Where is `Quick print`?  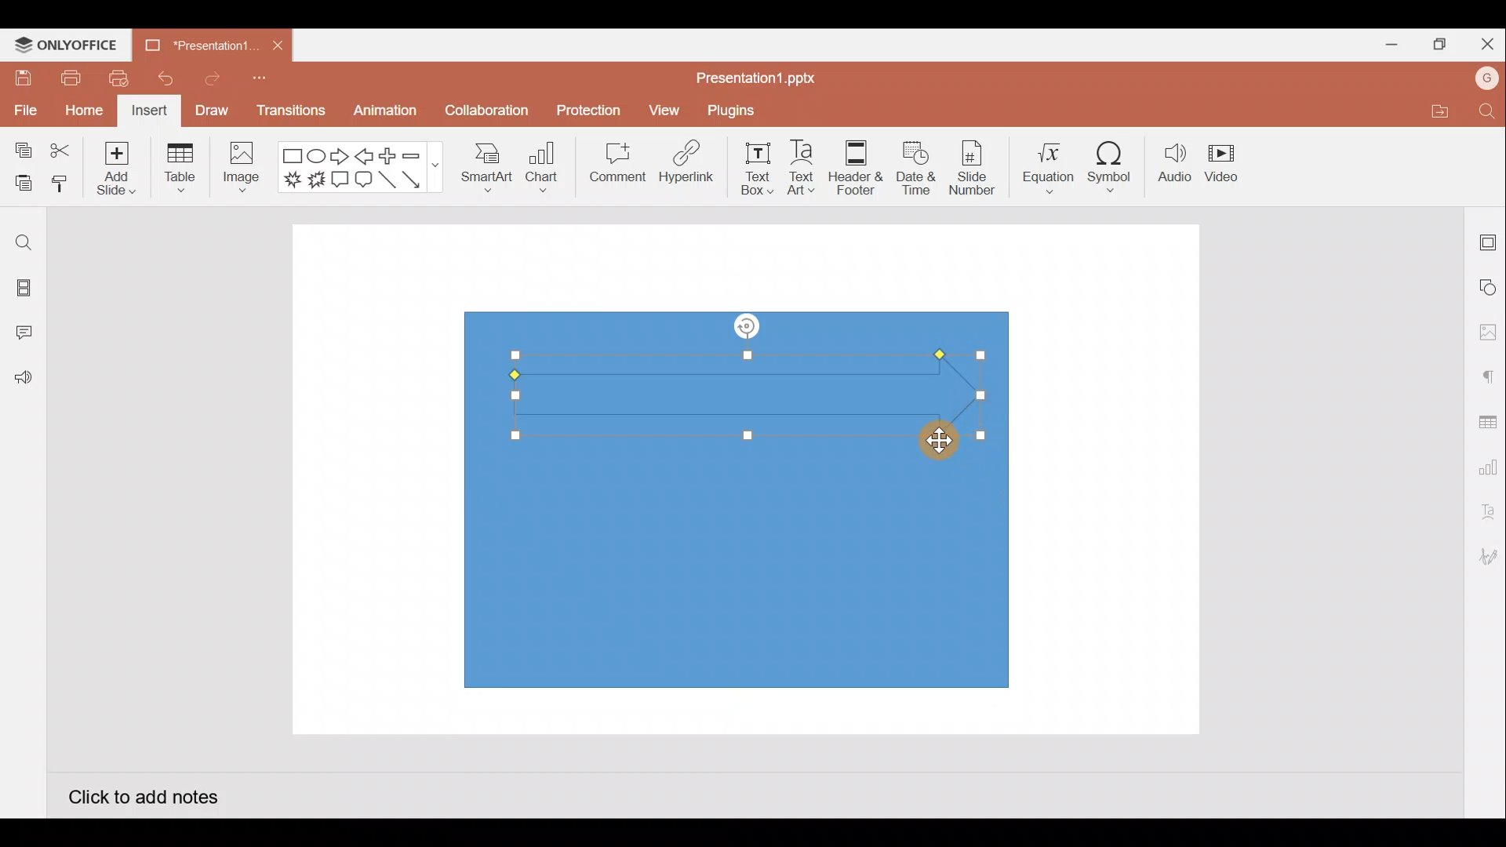 Quick print is located at coordinates (114, 78).